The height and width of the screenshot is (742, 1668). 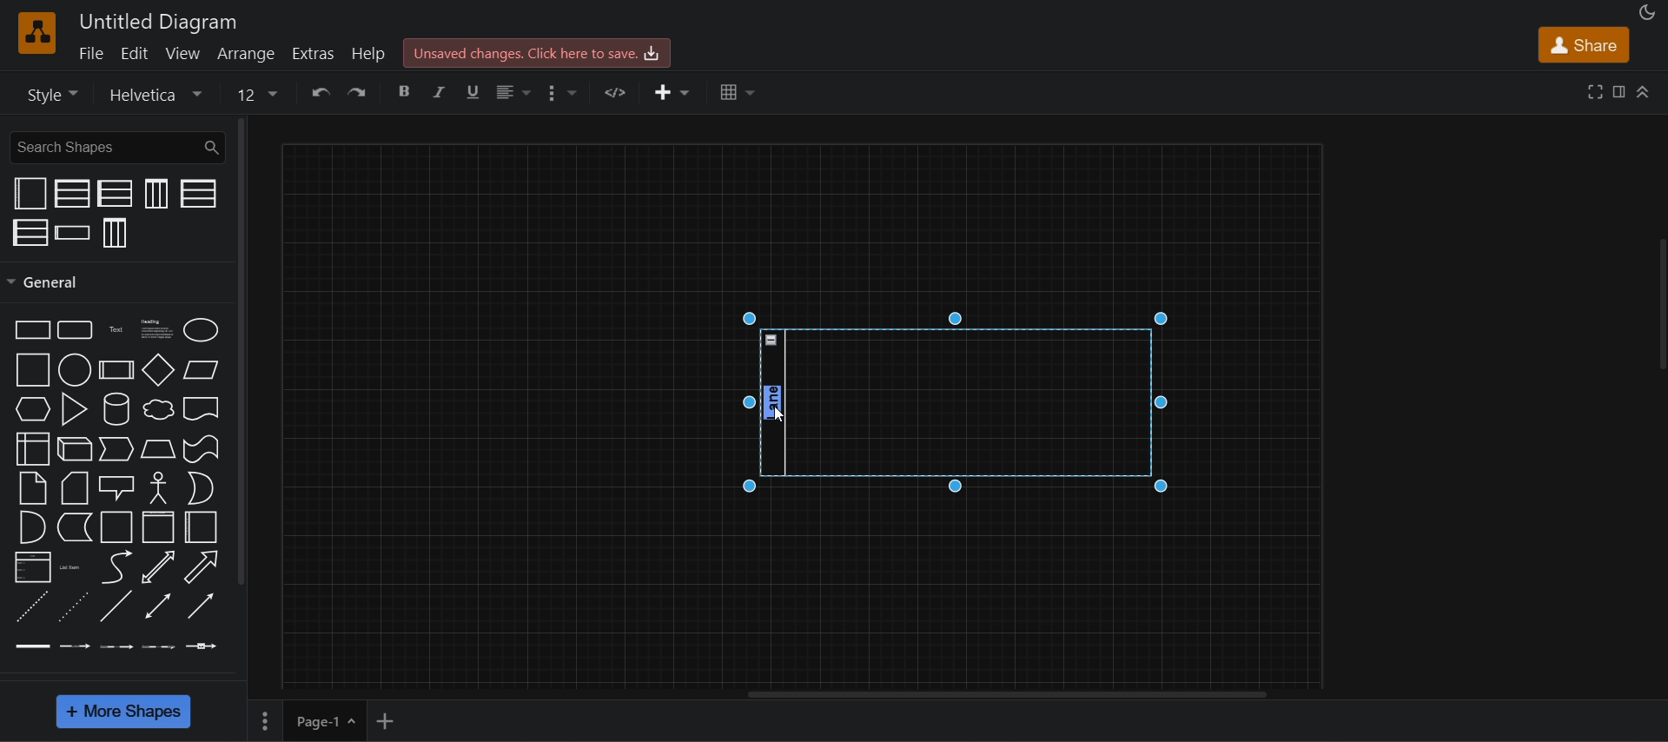 I want to click on page 1, so click(x=325, y=721).